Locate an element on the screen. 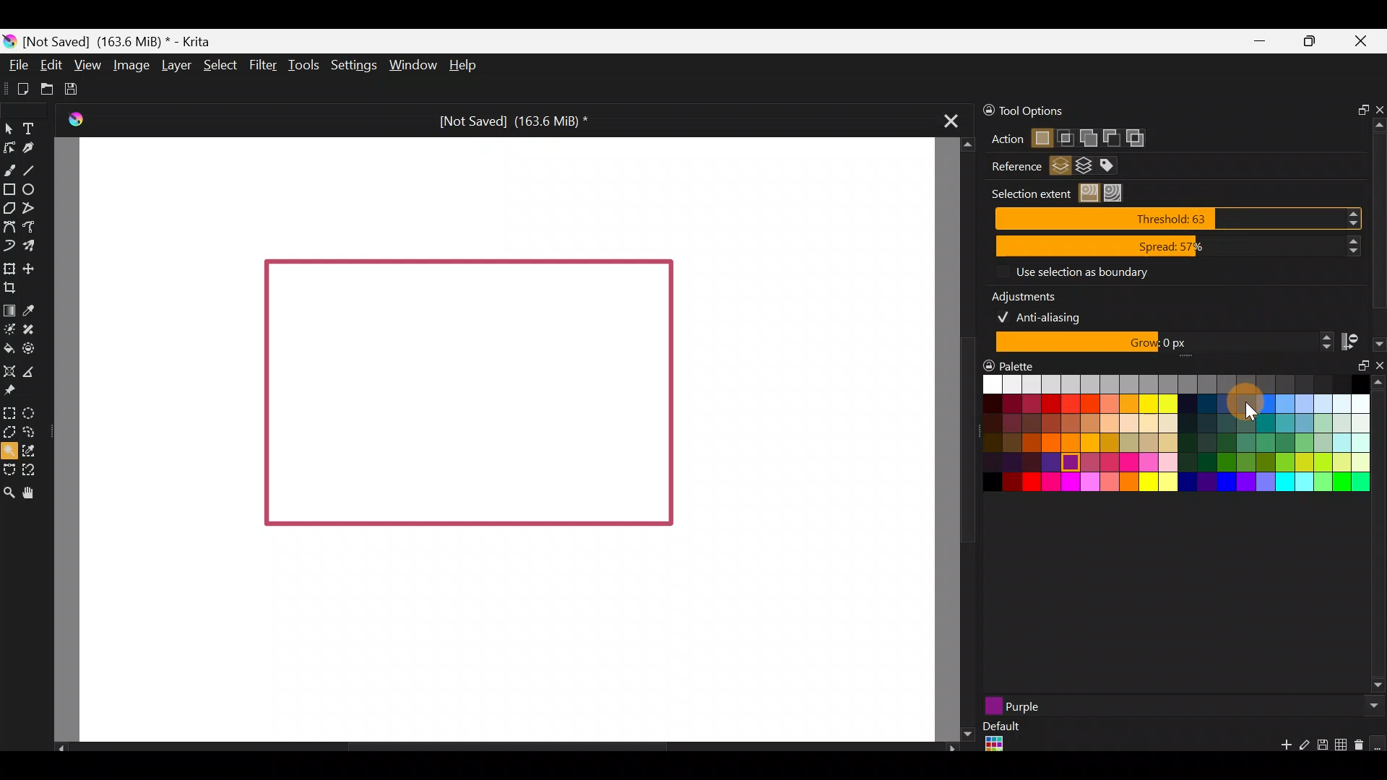 The height and width of the screenshot is (780, 1387). Lock the current palette is located at coordinates (1378, 744).